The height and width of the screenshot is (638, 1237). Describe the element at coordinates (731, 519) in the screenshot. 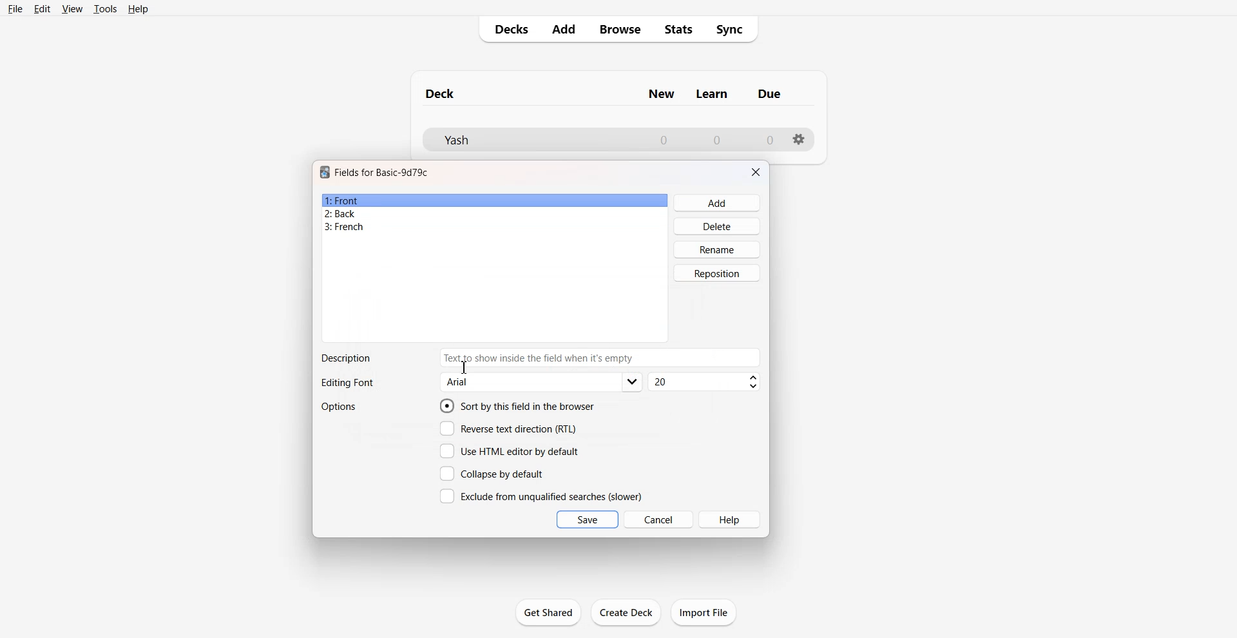

I see `Help` at that location.